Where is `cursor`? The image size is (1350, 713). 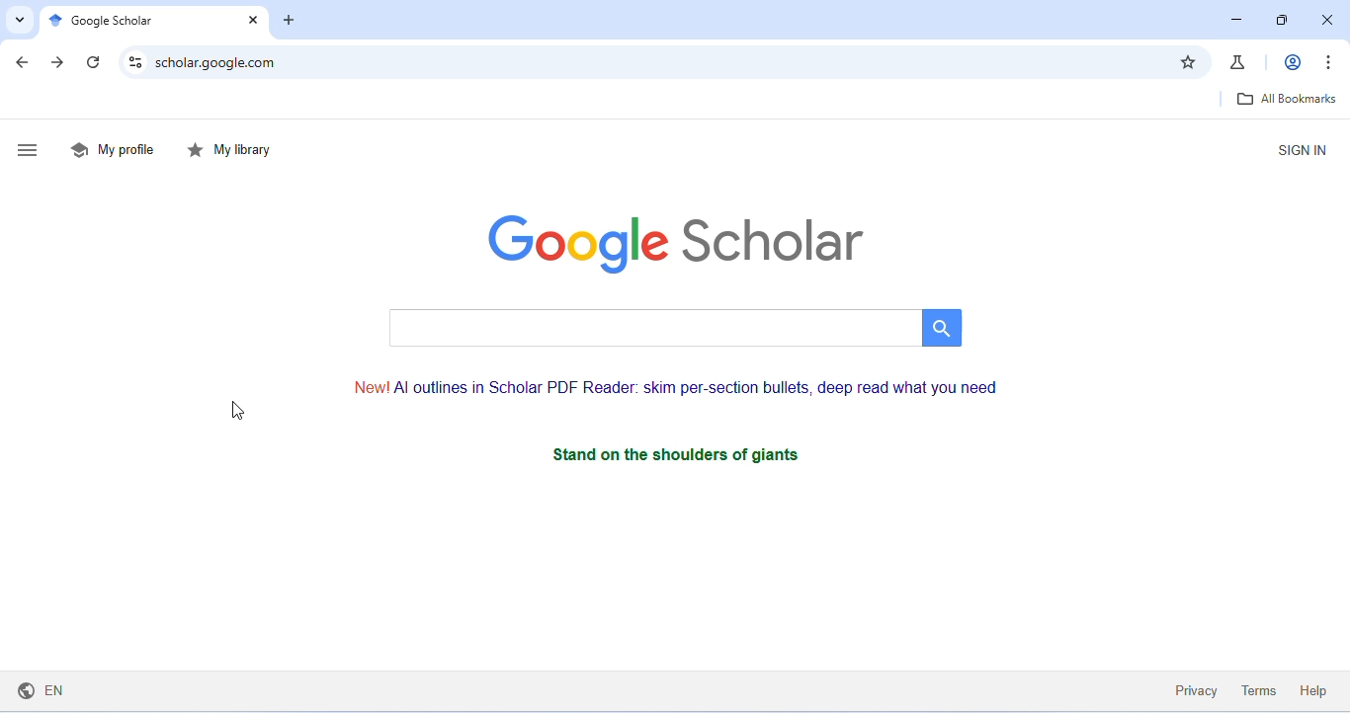
cursor is located at coordinates (236, 412).